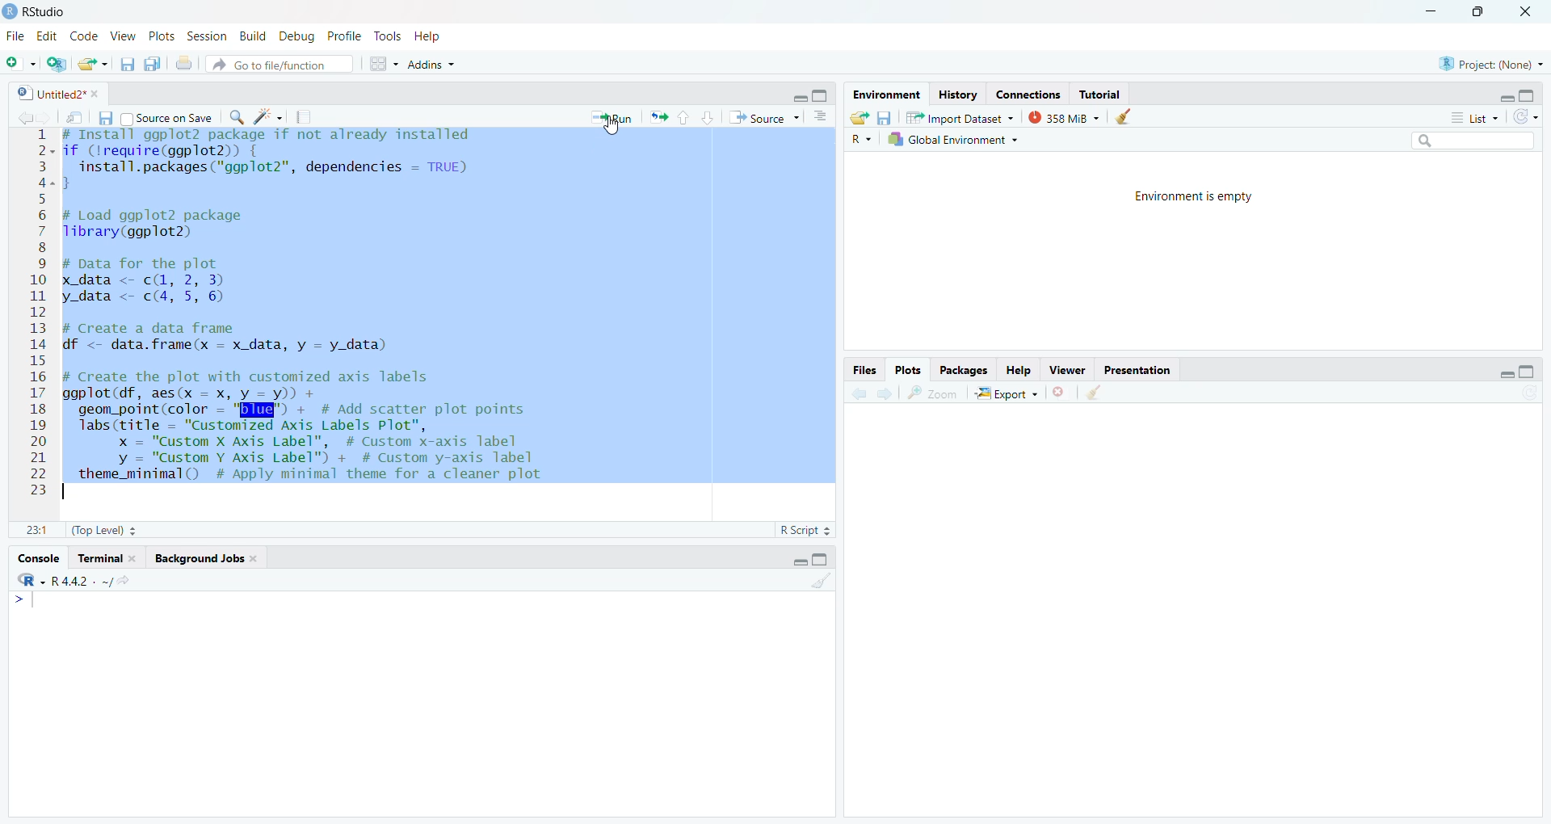 The width and height of the screenshot is (1551, 824). What do you see at coordinates (254, 36) in the screenshot?
I see `Build` at bounding box center [254, 36].